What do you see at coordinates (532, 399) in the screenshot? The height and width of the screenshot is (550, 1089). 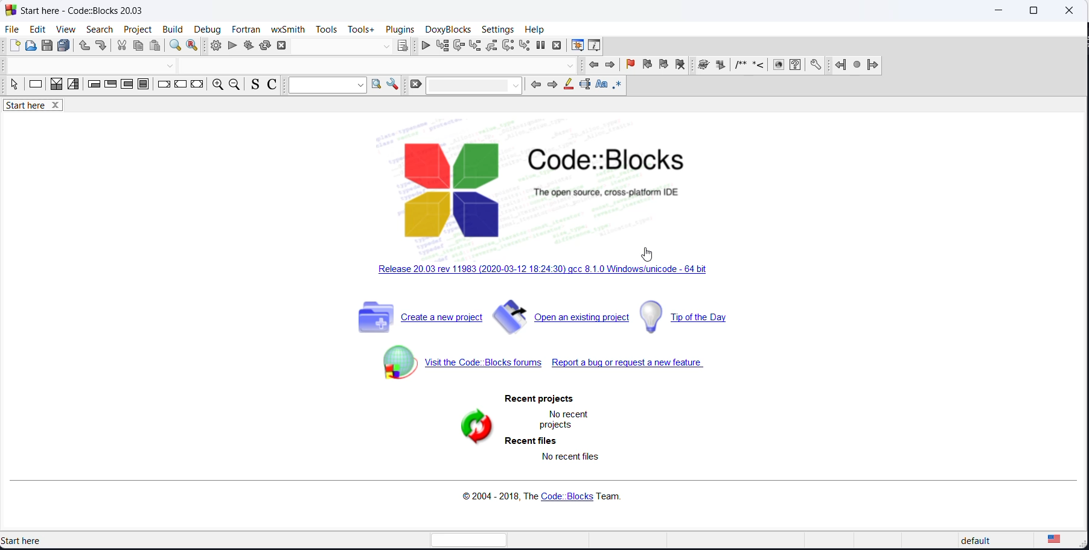 I see `recent projects` at bounding box center [532, 399].